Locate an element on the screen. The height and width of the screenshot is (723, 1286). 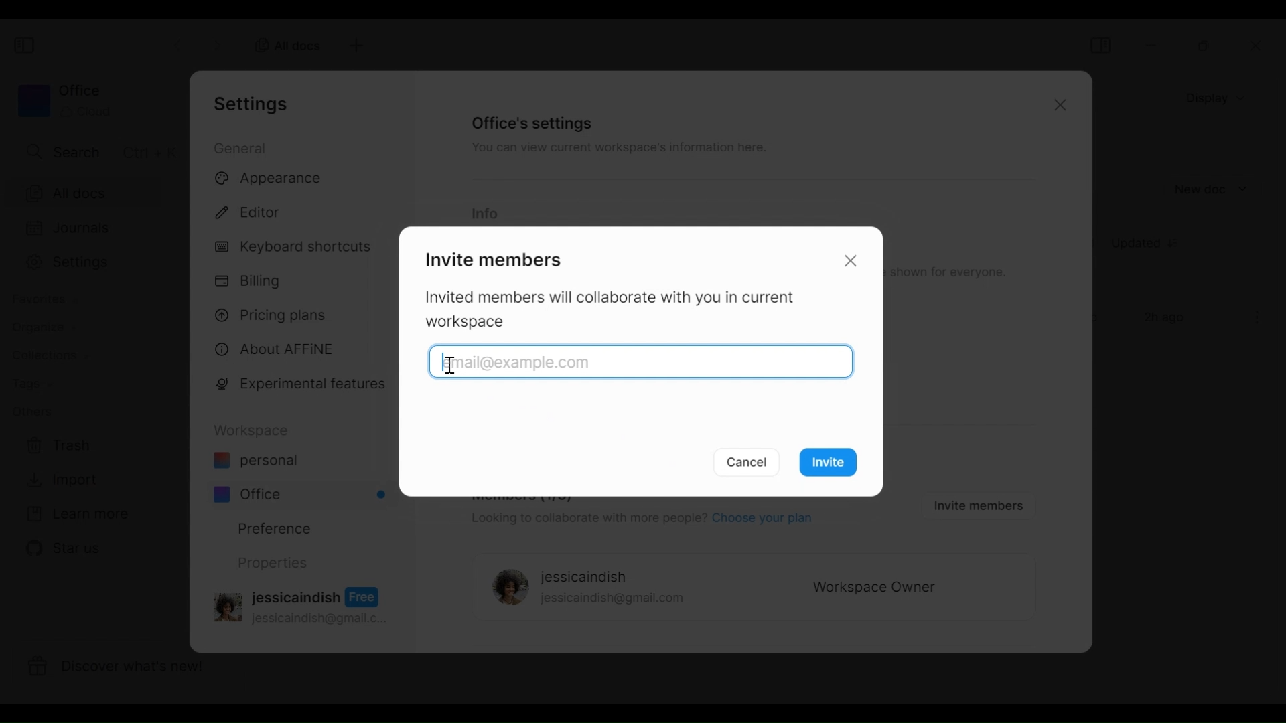
More options is located at coordinates (1258, 317).